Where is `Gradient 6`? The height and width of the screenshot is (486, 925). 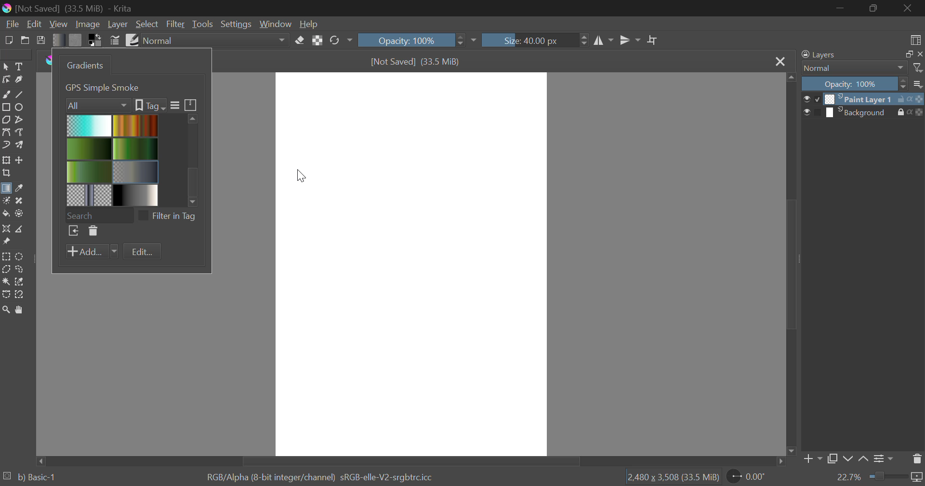
Gradient 6 is located at coordinates (136, 171).